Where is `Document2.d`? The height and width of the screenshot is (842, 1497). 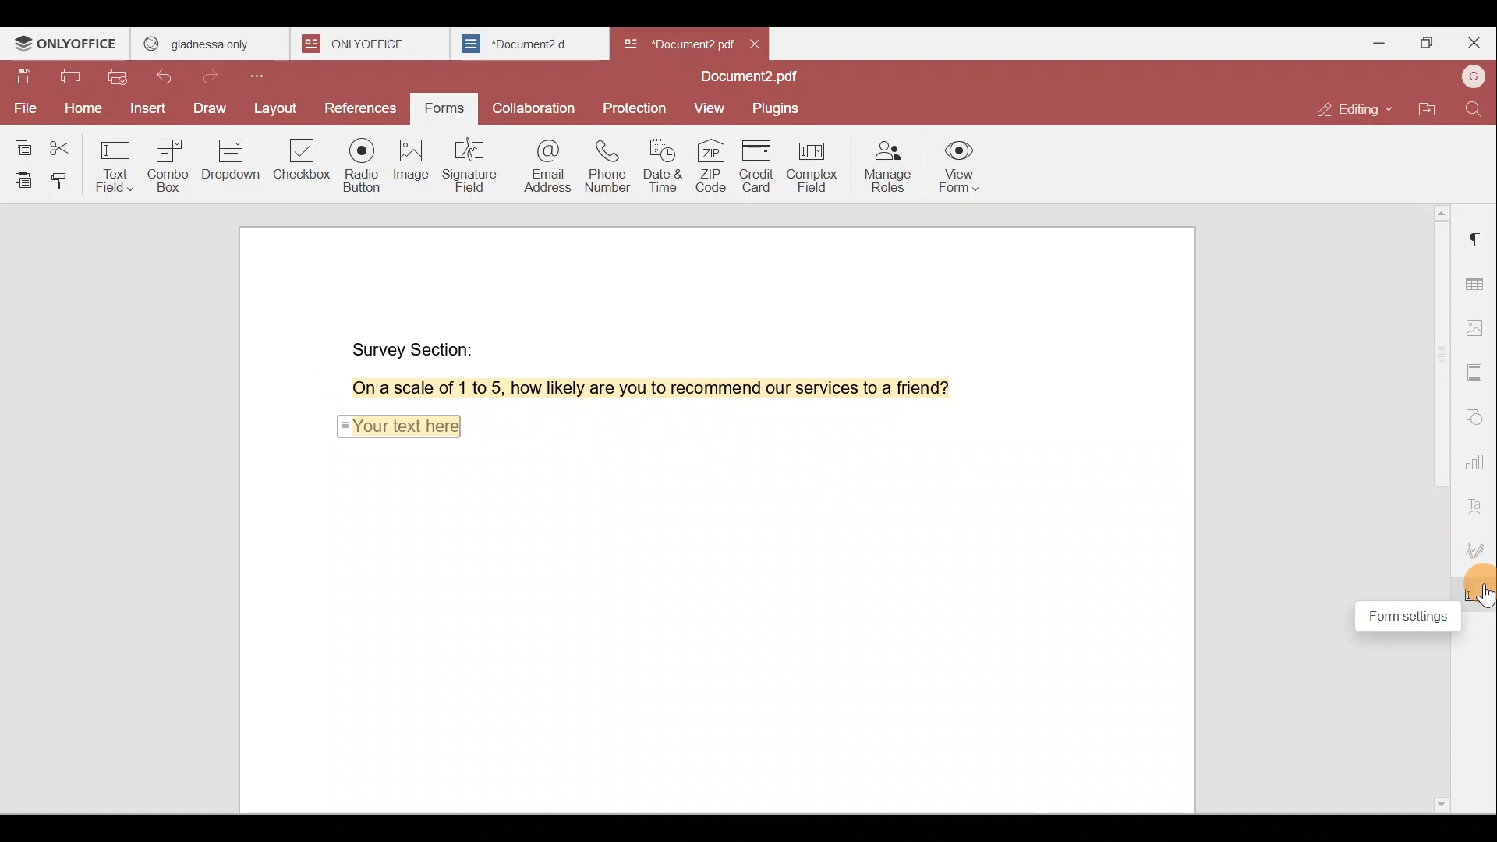
Document2.d is located at coordinates (529, 44).